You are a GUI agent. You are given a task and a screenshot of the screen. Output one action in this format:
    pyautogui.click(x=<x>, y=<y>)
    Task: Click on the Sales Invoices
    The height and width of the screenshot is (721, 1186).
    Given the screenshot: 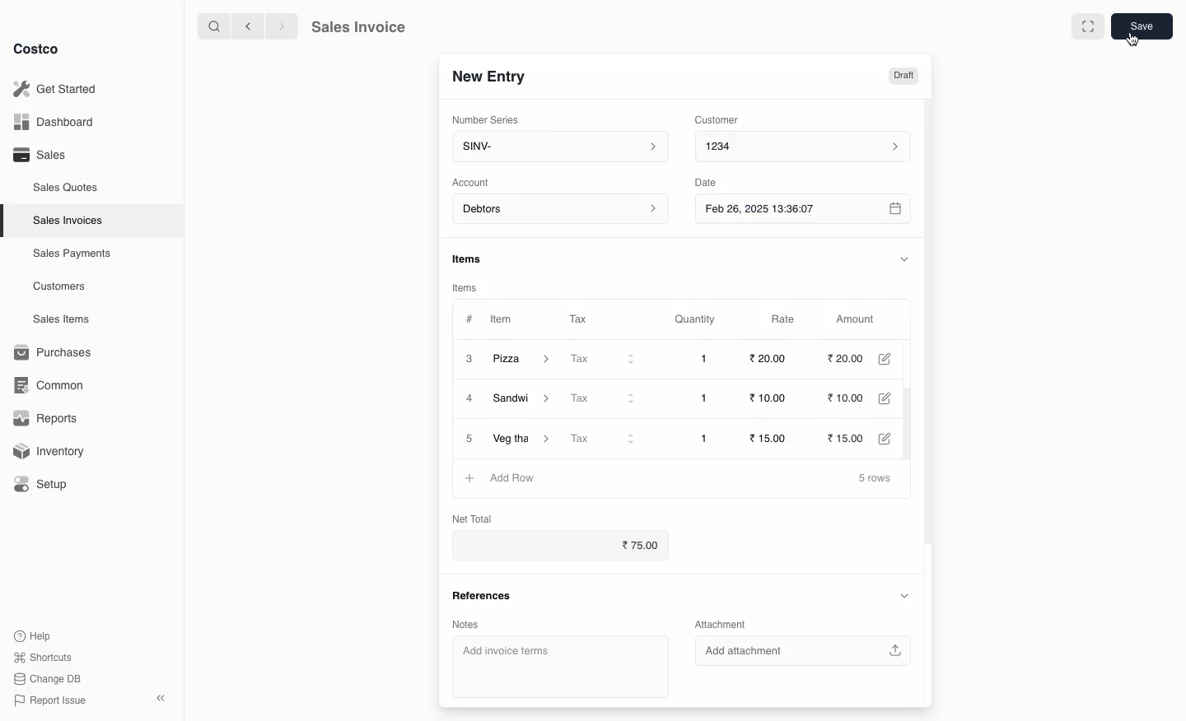 What is the action you would take?
    pyautogui.click(x=68, y=221)
    